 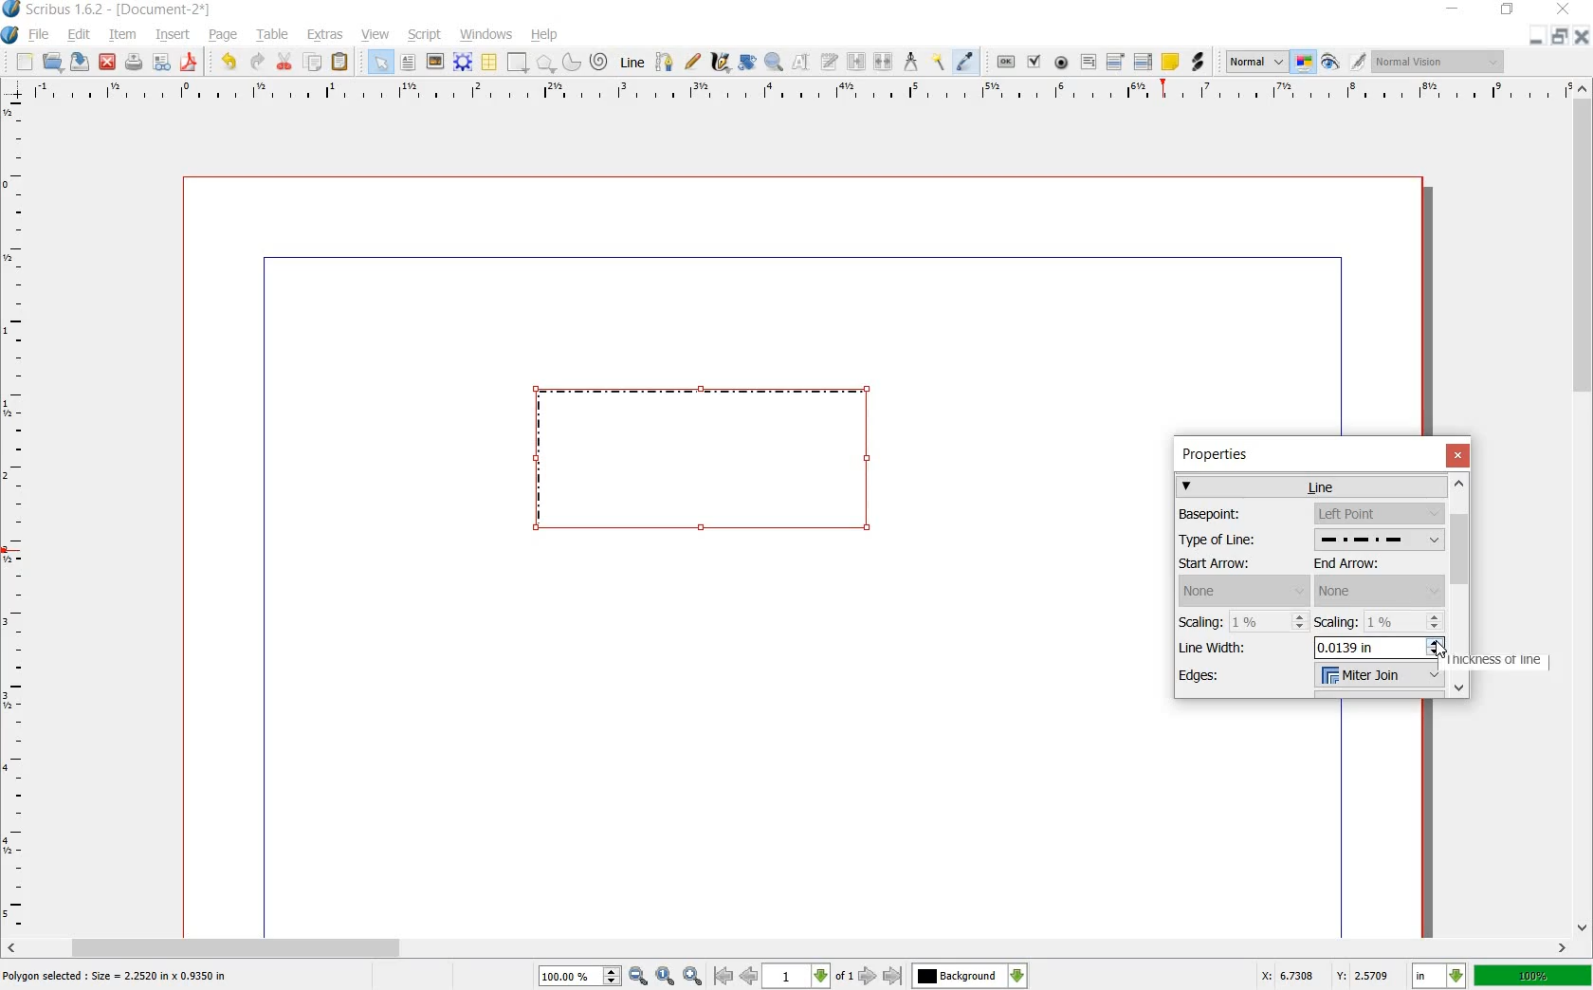 I want to click on MEASUREMENTS, so click(x=910, y=62).